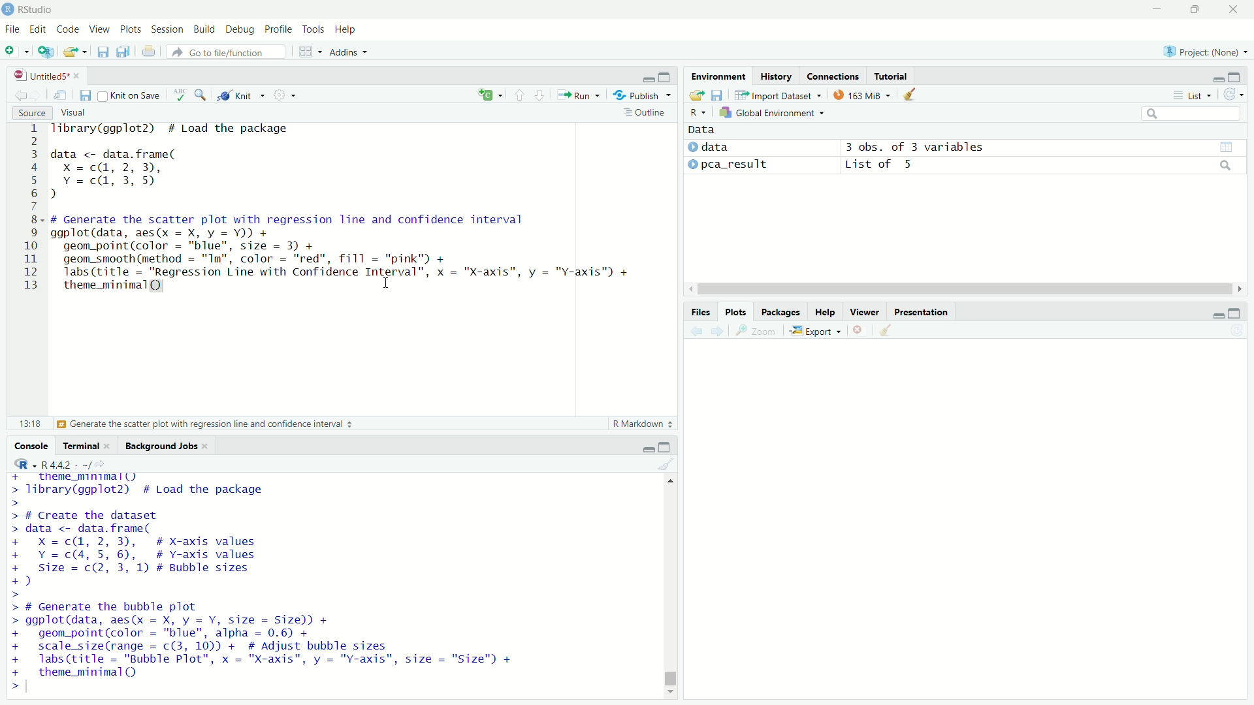  I want to click on Go to file/function, so click(226, 52).